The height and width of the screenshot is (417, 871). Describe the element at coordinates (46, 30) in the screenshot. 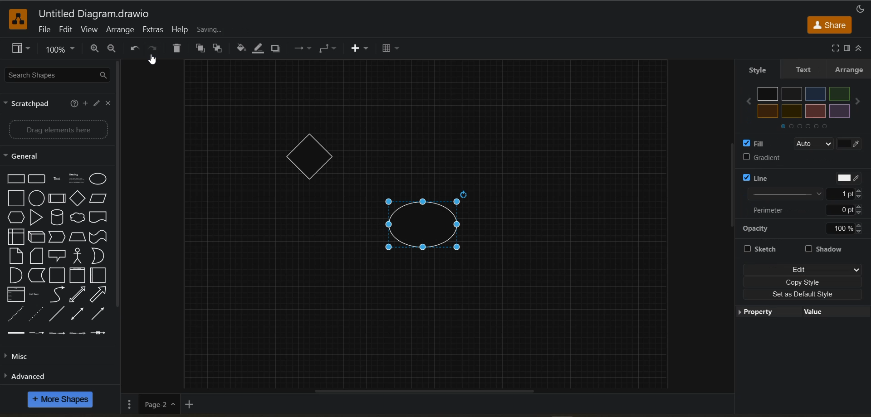

I see `file` at that location.